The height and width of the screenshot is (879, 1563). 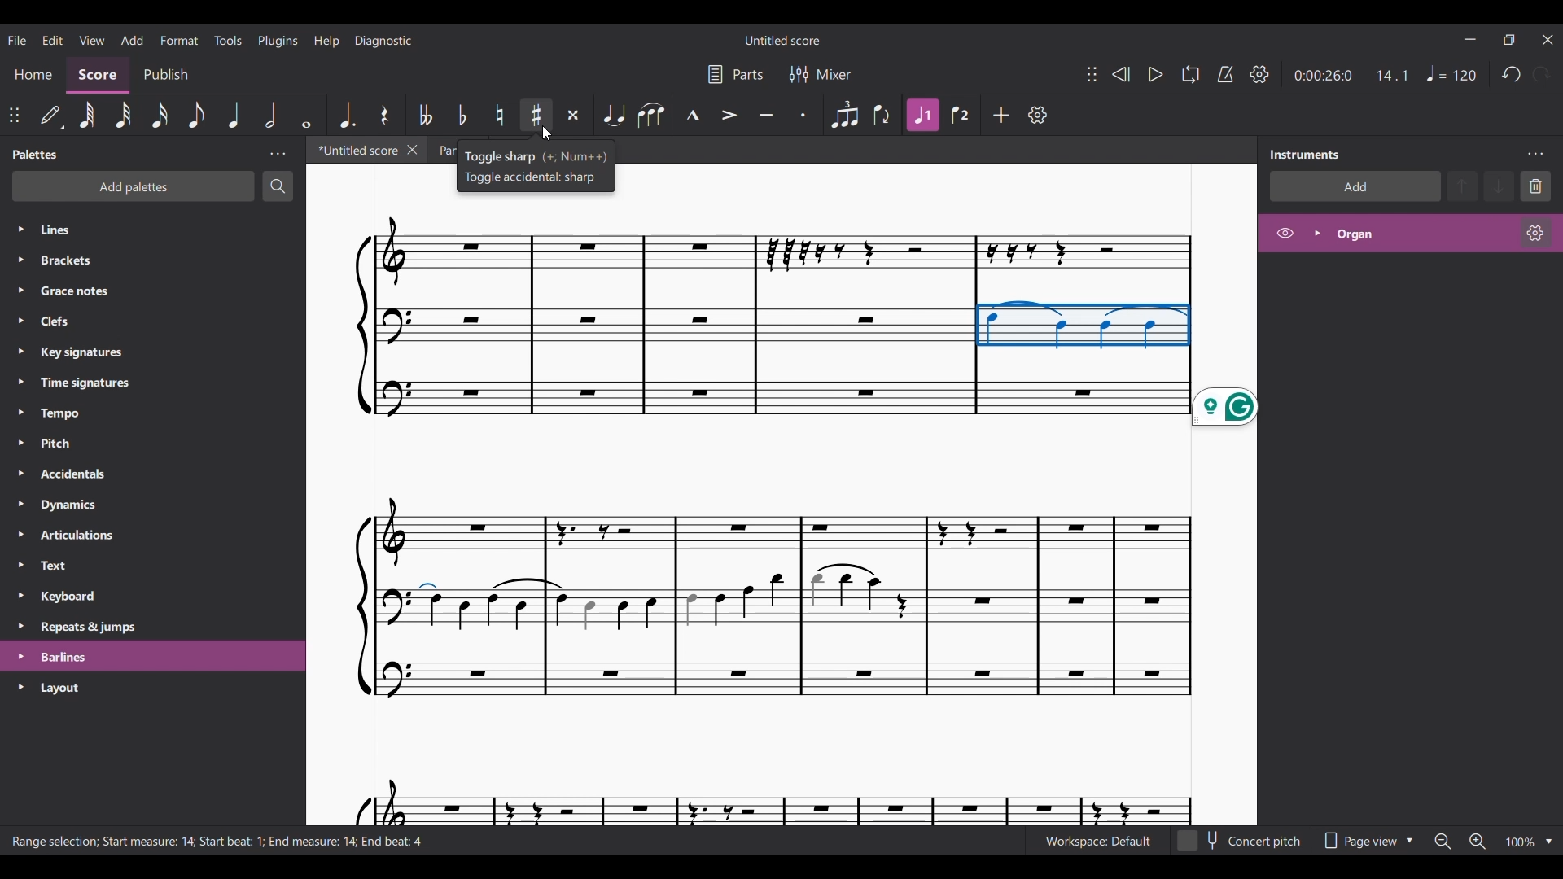 I want to click on Looping playback, so click(x=1191, y=75).